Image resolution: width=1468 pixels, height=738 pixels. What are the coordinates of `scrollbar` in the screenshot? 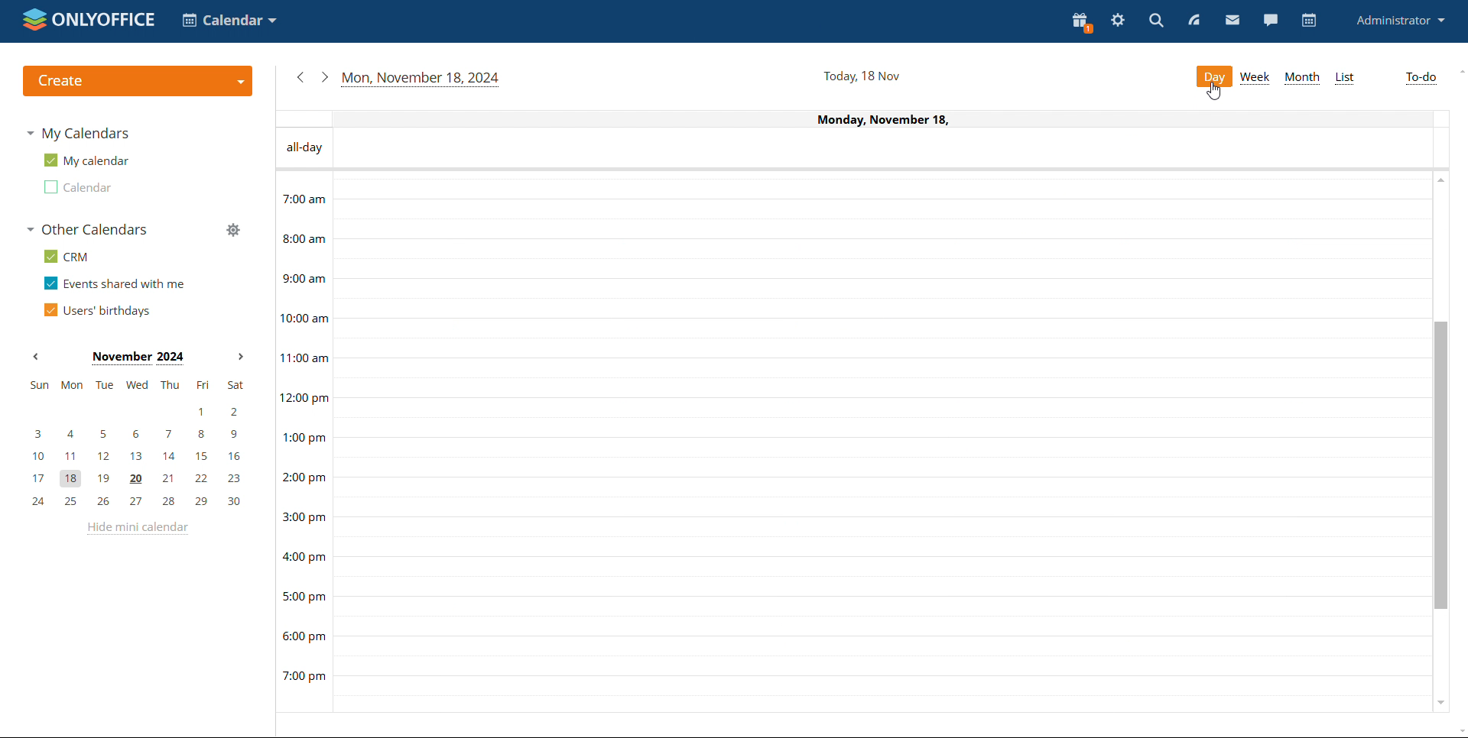 It's located at (1444, 464).